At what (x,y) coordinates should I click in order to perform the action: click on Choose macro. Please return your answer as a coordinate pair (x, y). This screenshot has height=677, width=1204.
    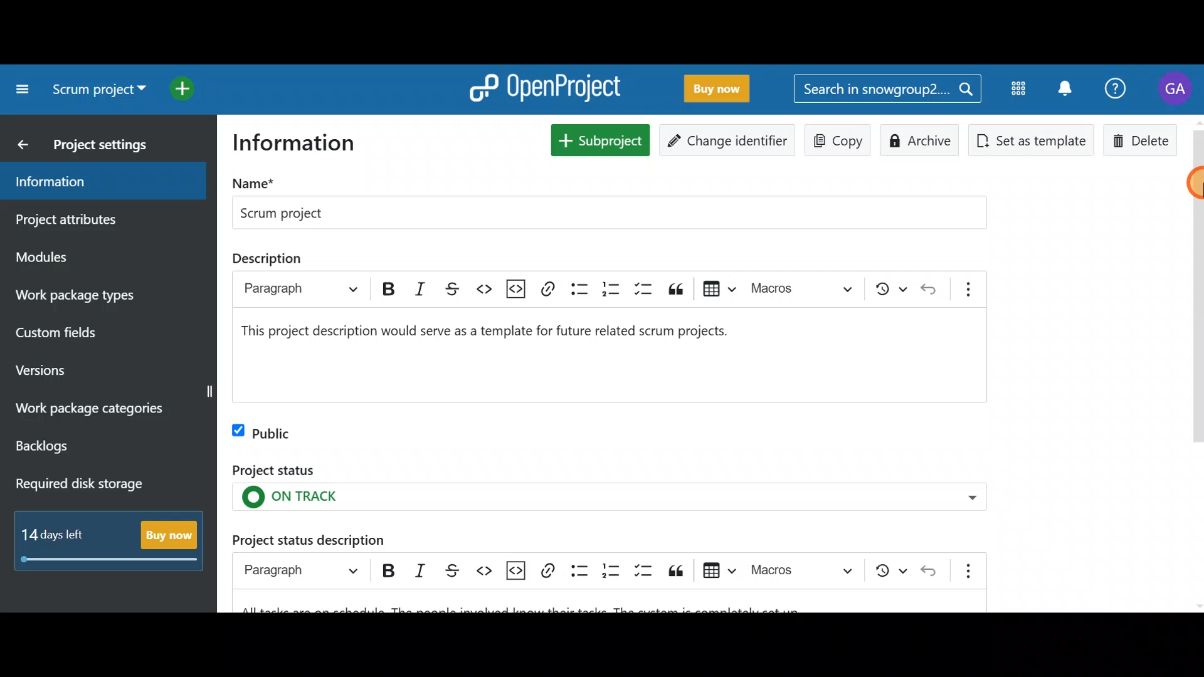
    Looking at the image, I should click on (799, 572).